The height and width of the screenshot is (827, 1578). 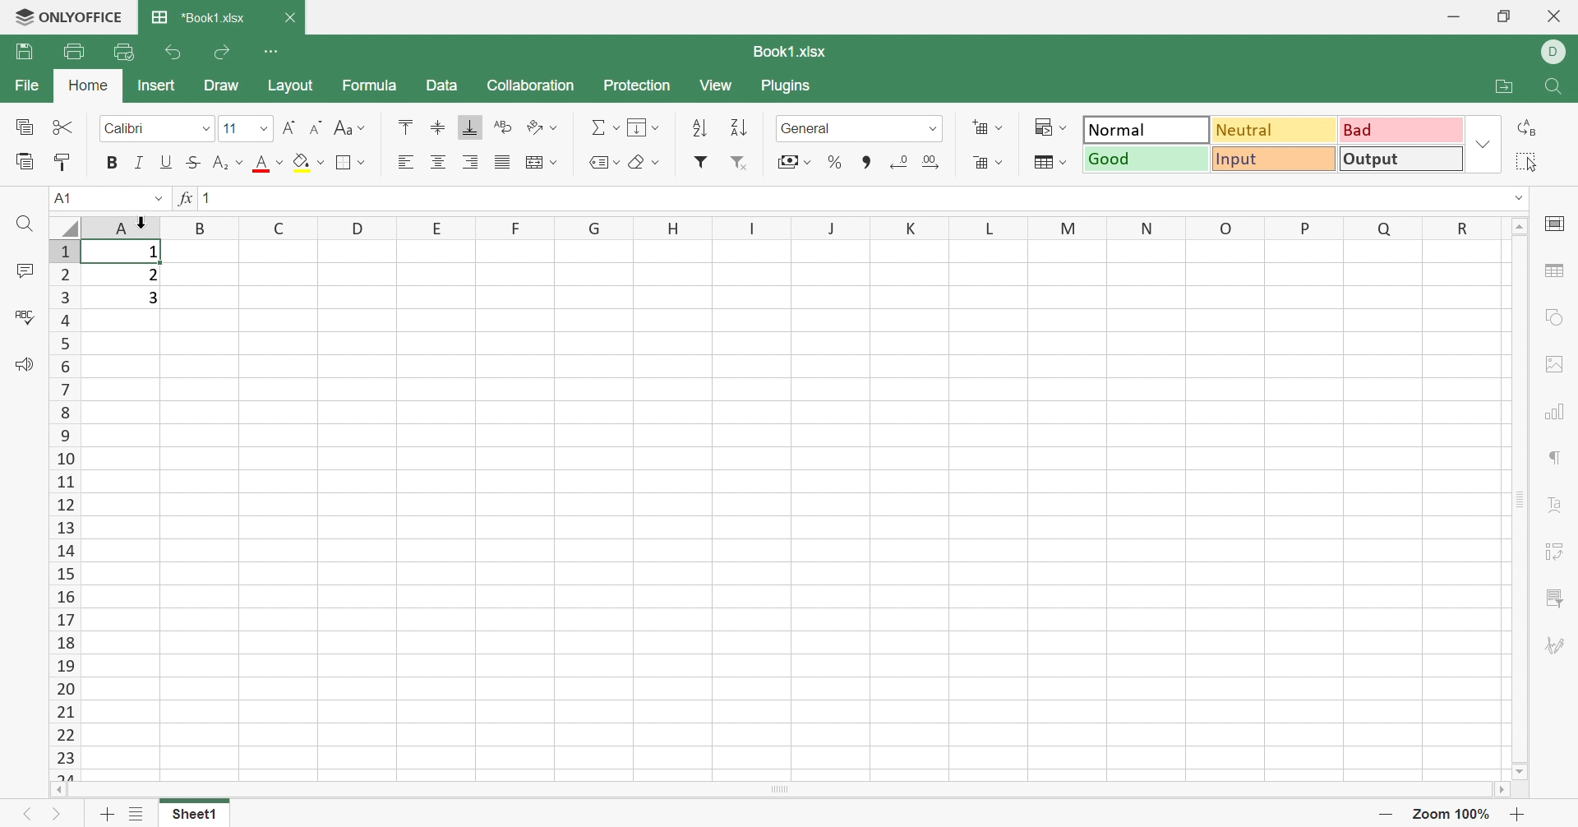 I want to click on Increase decimal, so click(x=930, y=160).